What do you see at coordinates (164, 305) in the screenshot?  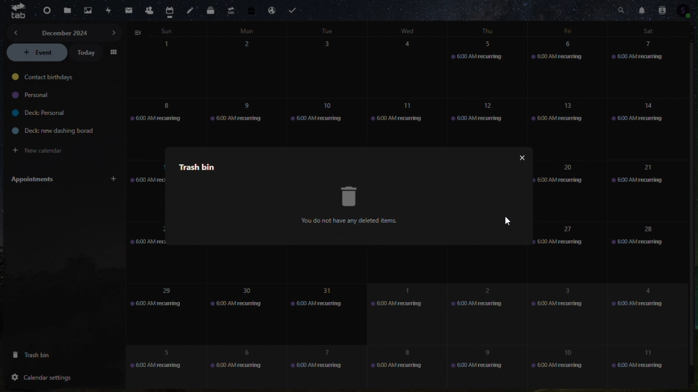 I see `29` at bounding box center [164, 305].